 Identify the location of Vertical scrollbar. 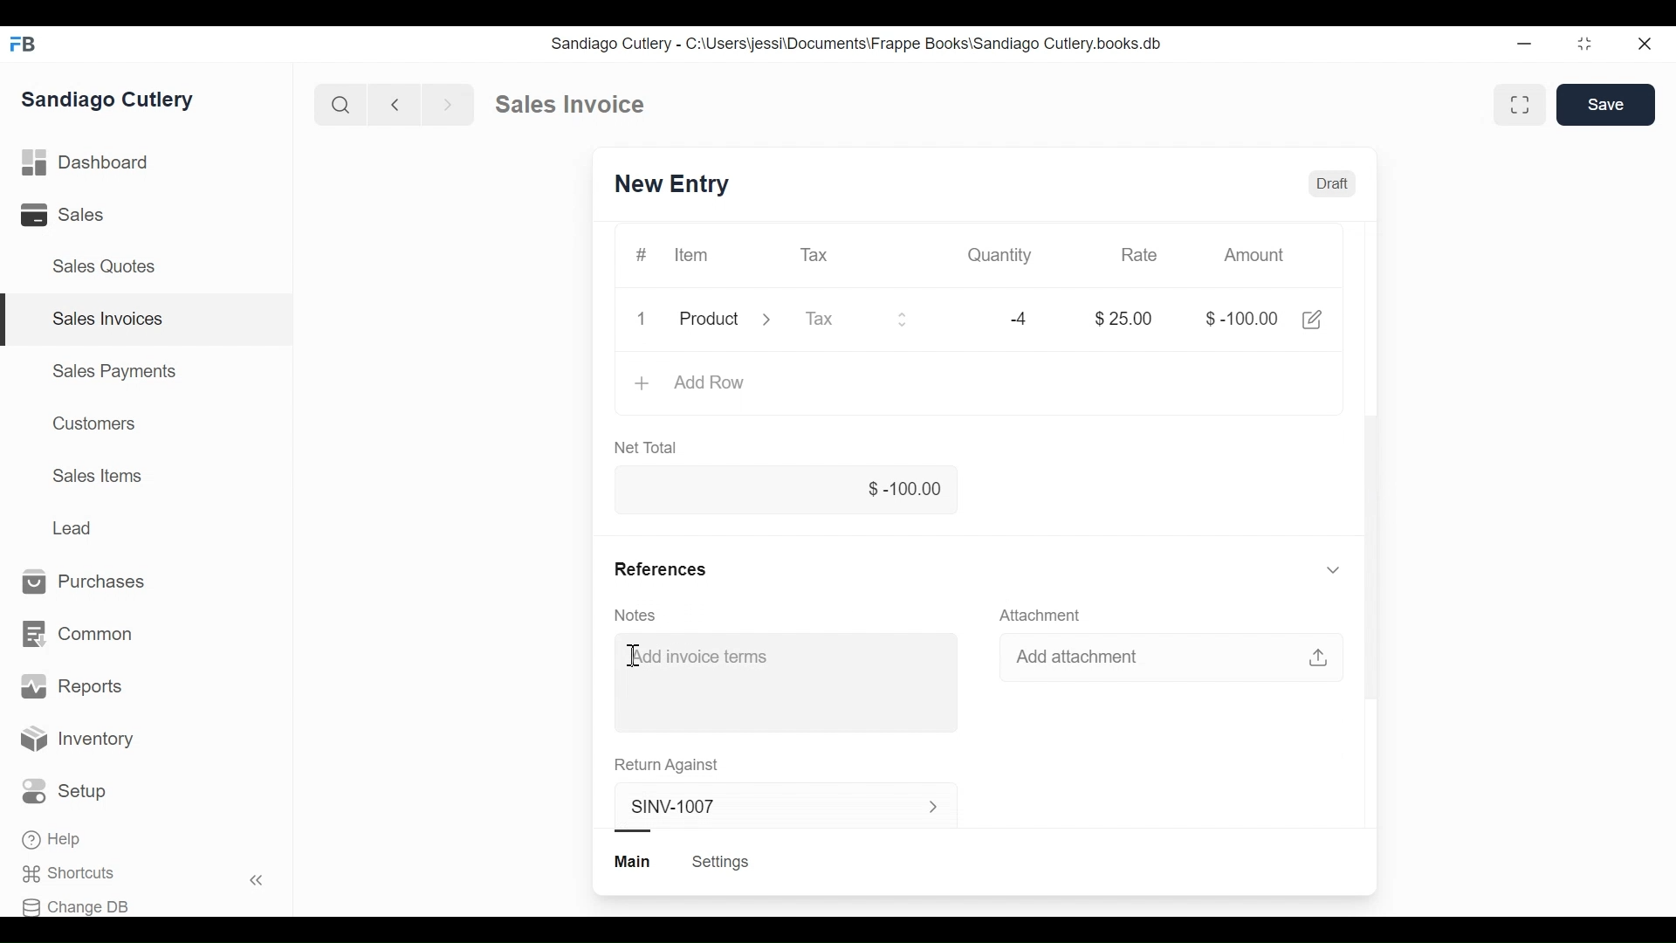
(1374, 555).